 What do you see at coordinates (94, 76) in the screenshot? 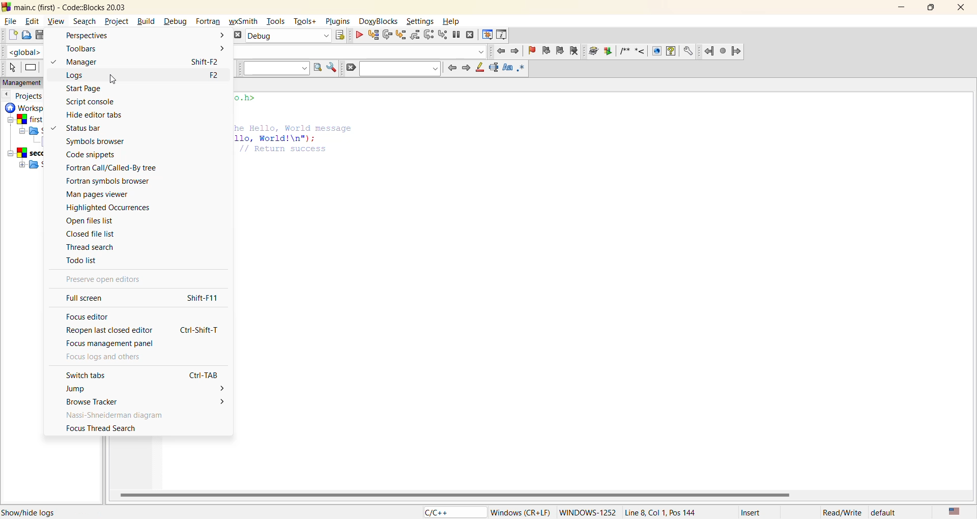
I see `logs` at bounding box center [94, 76].